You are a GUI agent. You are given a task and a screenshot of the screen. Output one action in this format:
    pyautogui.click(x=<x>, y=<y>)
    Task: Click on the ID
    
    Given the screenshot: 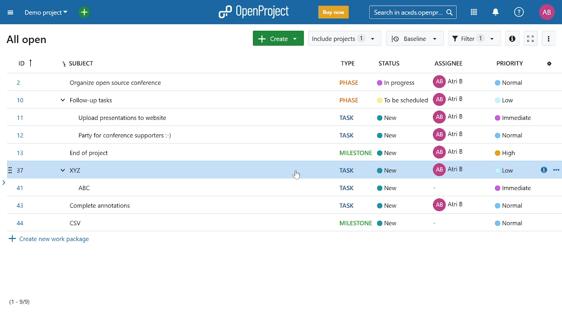 What is the action you would take?
    pyautogui.click(x=22, y=64)
    